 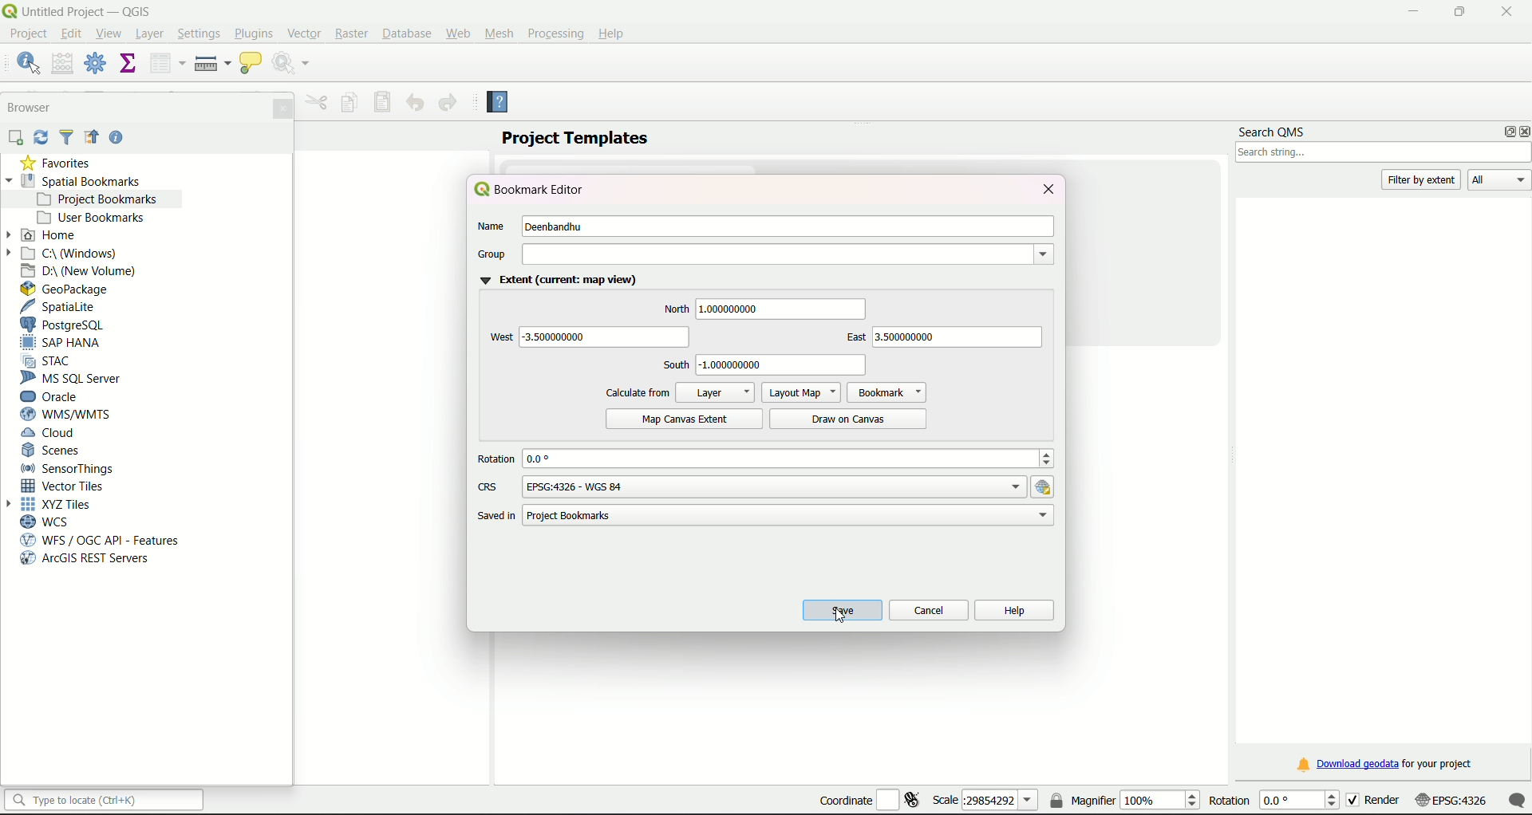 What do you see at coordinates (11, 234) in the screenshot?
I see `Arrow` at bounding box center [11, 234].